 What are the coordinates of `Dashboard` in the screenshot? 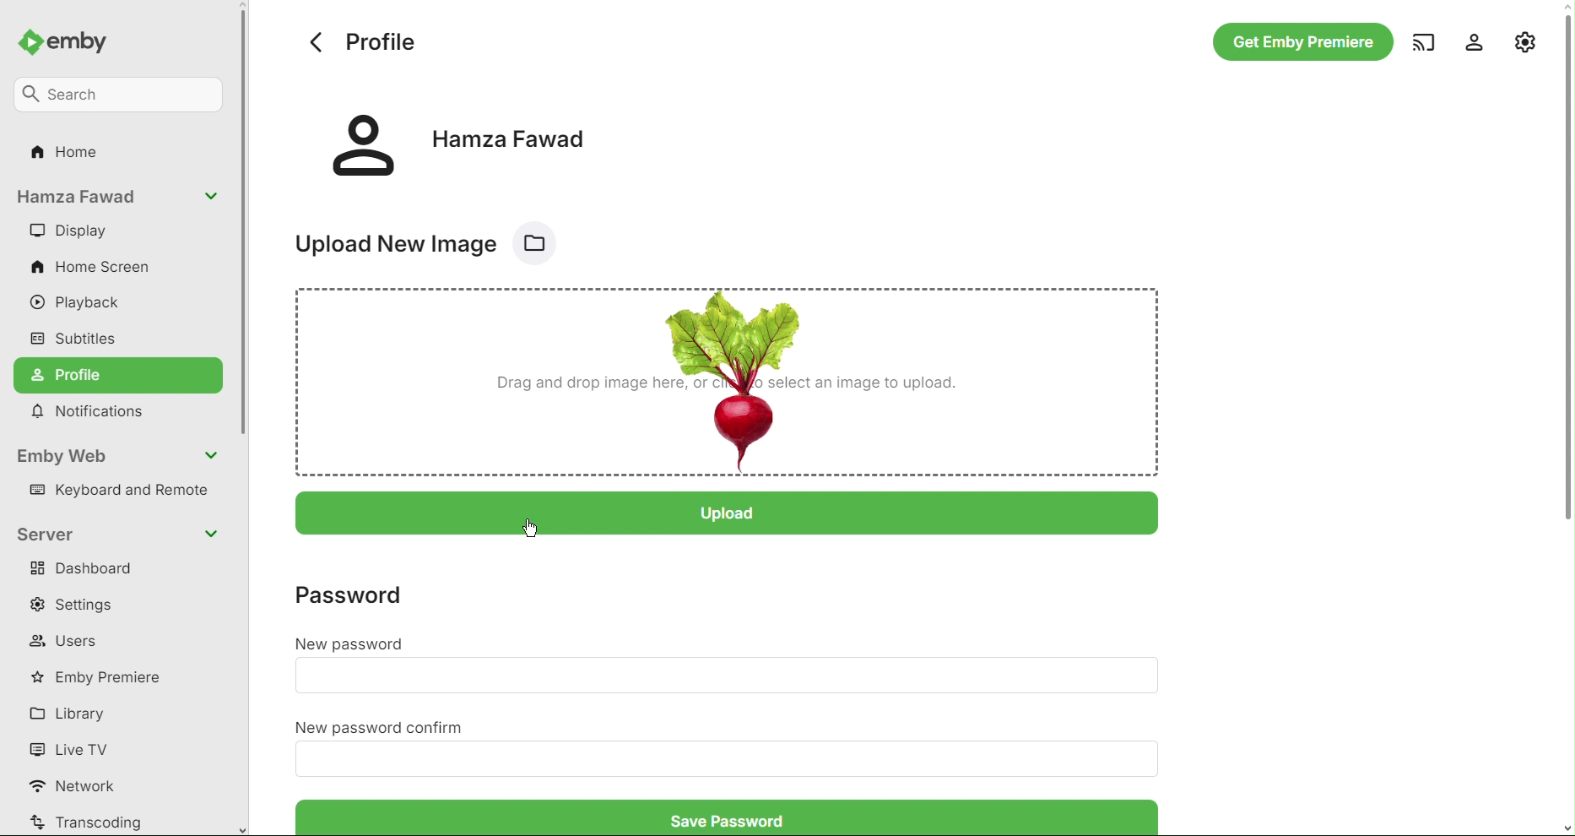 It's located at (86, 571).